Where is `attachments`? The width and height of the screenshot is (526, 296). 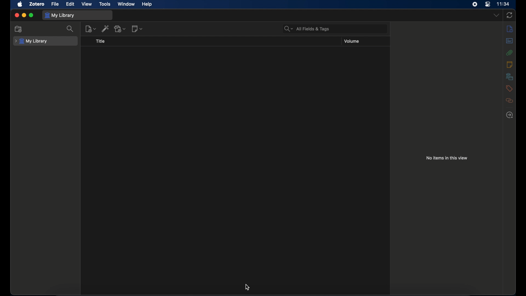
attachments is located at coordinates (510, 53).